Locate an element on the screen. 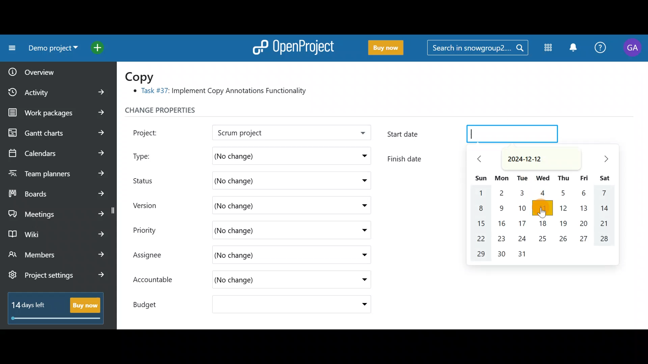  Type is located at coordinates (149, 154).